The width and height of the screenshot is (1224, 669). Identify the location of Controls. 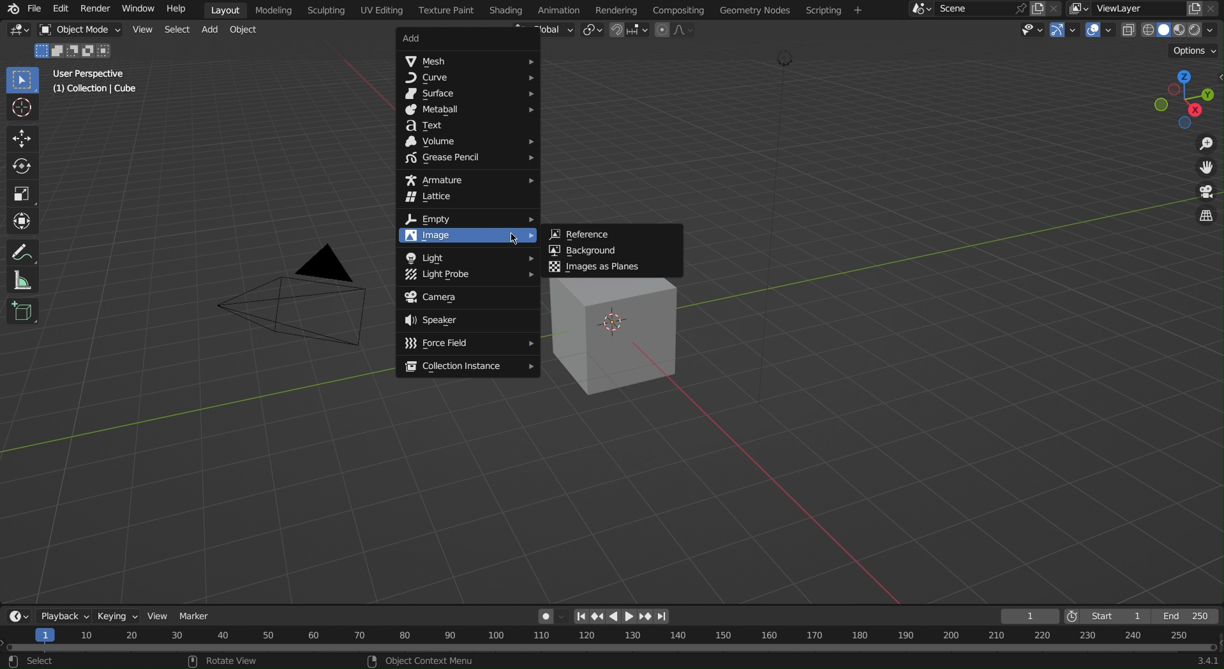
(624, 615).